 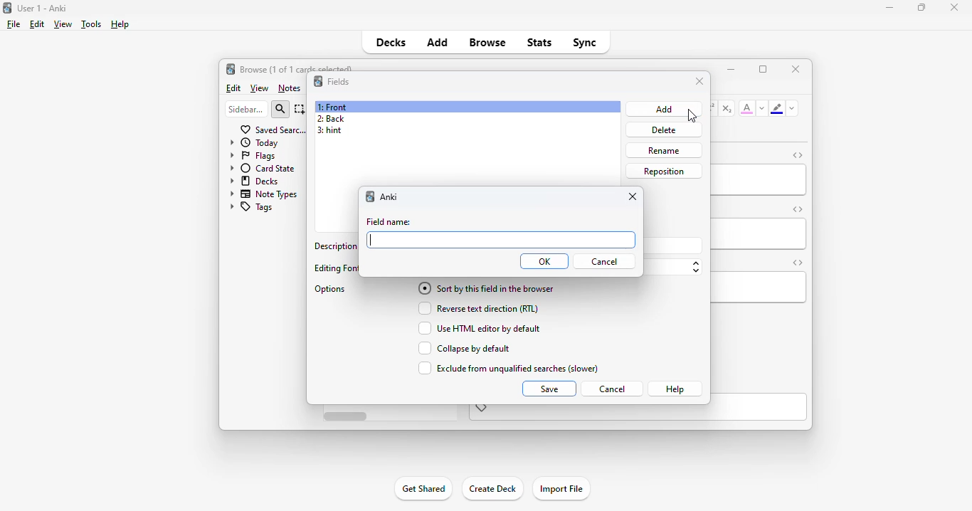 I want to click on view, so click(x=260, y=89).